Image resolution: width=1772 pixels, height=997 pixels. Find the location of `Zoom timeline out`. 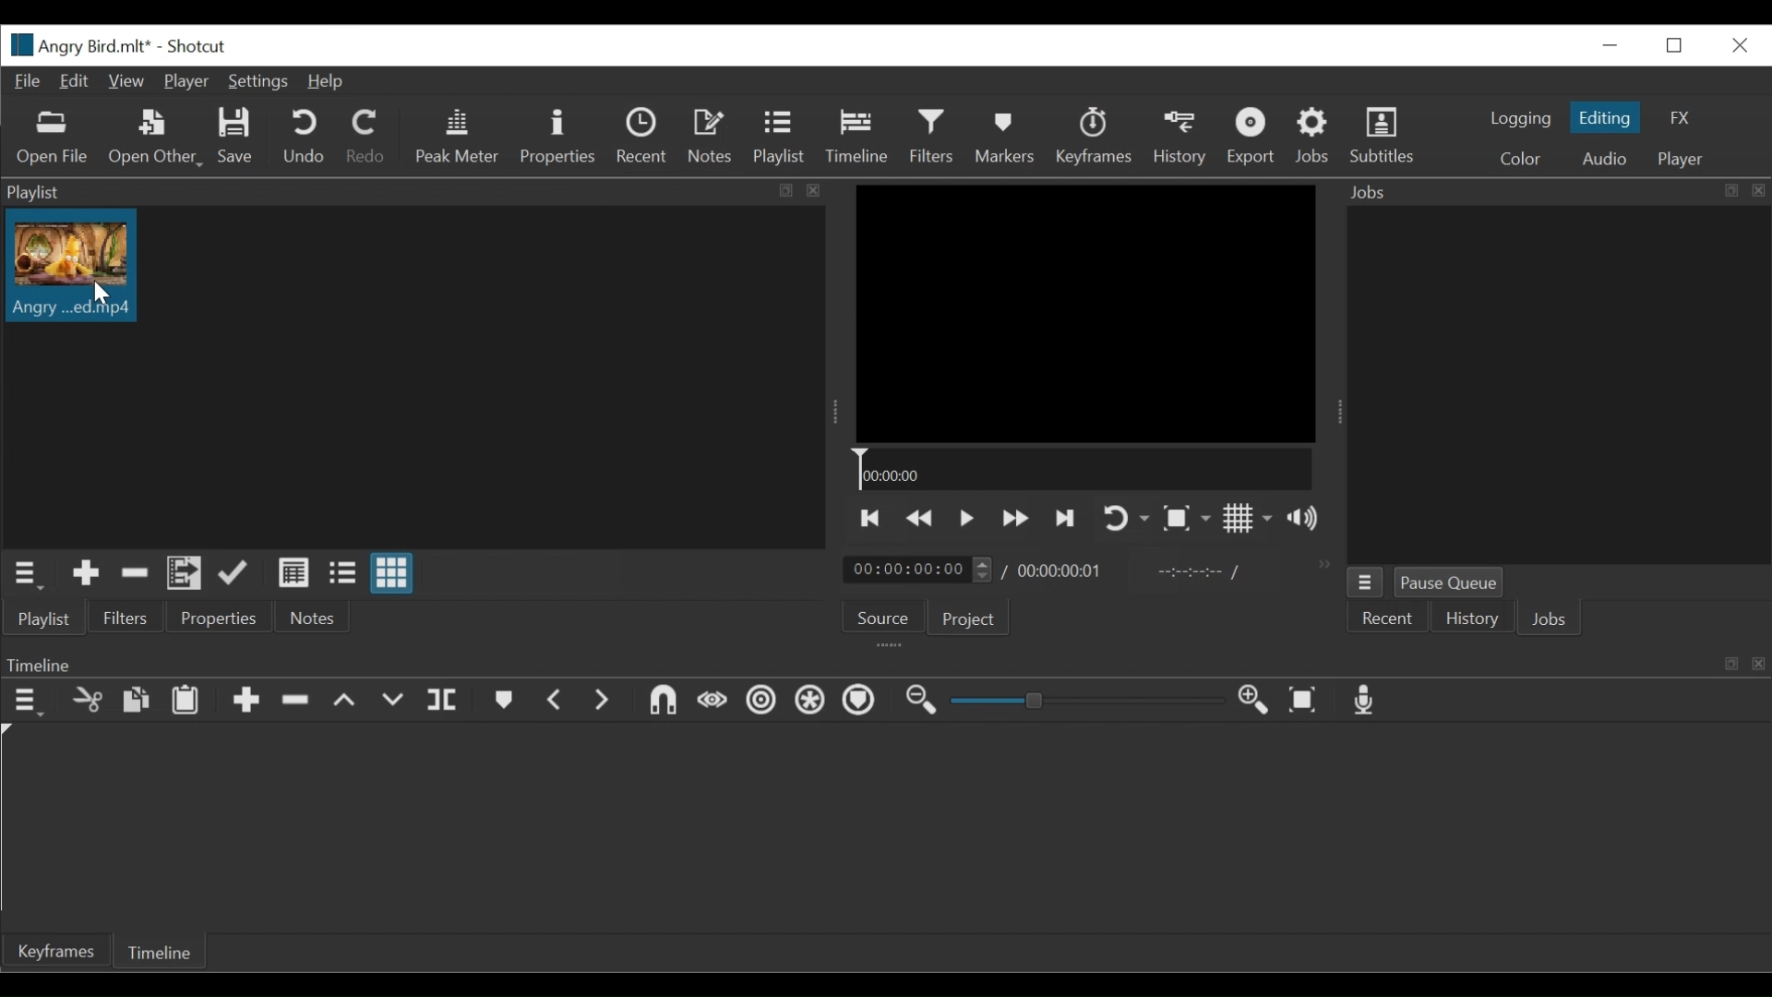

Zoom timeline out is located at coordinates (921, 701).